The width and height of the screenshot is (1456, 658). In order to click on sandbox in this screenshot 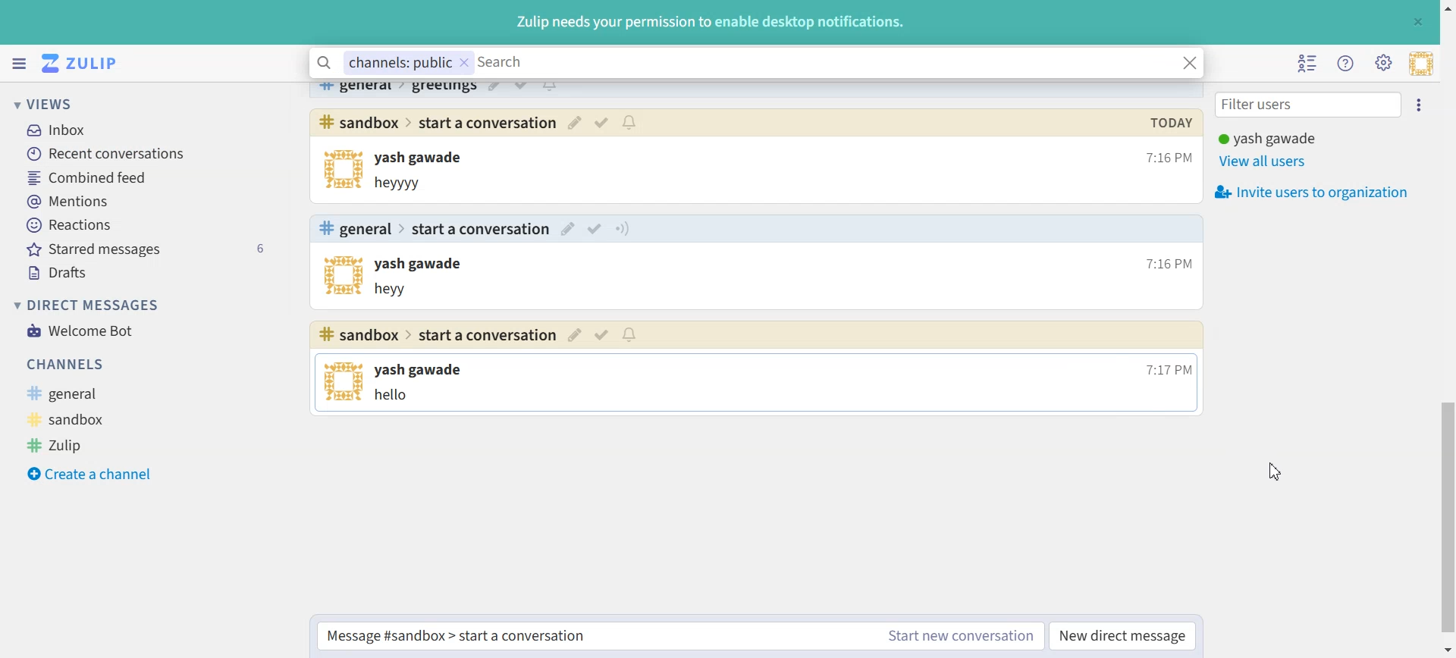, I will do `click(87, 418)`.